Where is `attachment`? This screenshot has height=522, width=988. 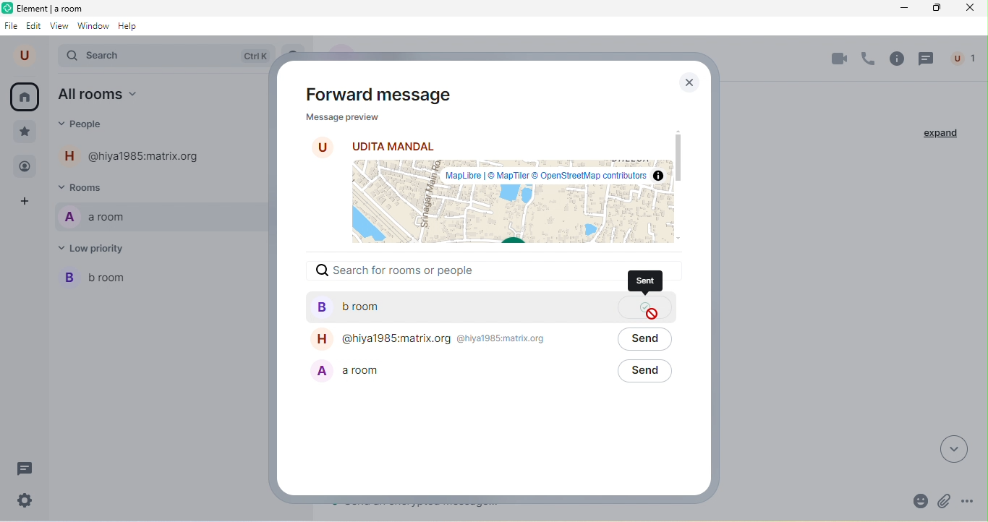 attachment is located at coordinates (946, 501).